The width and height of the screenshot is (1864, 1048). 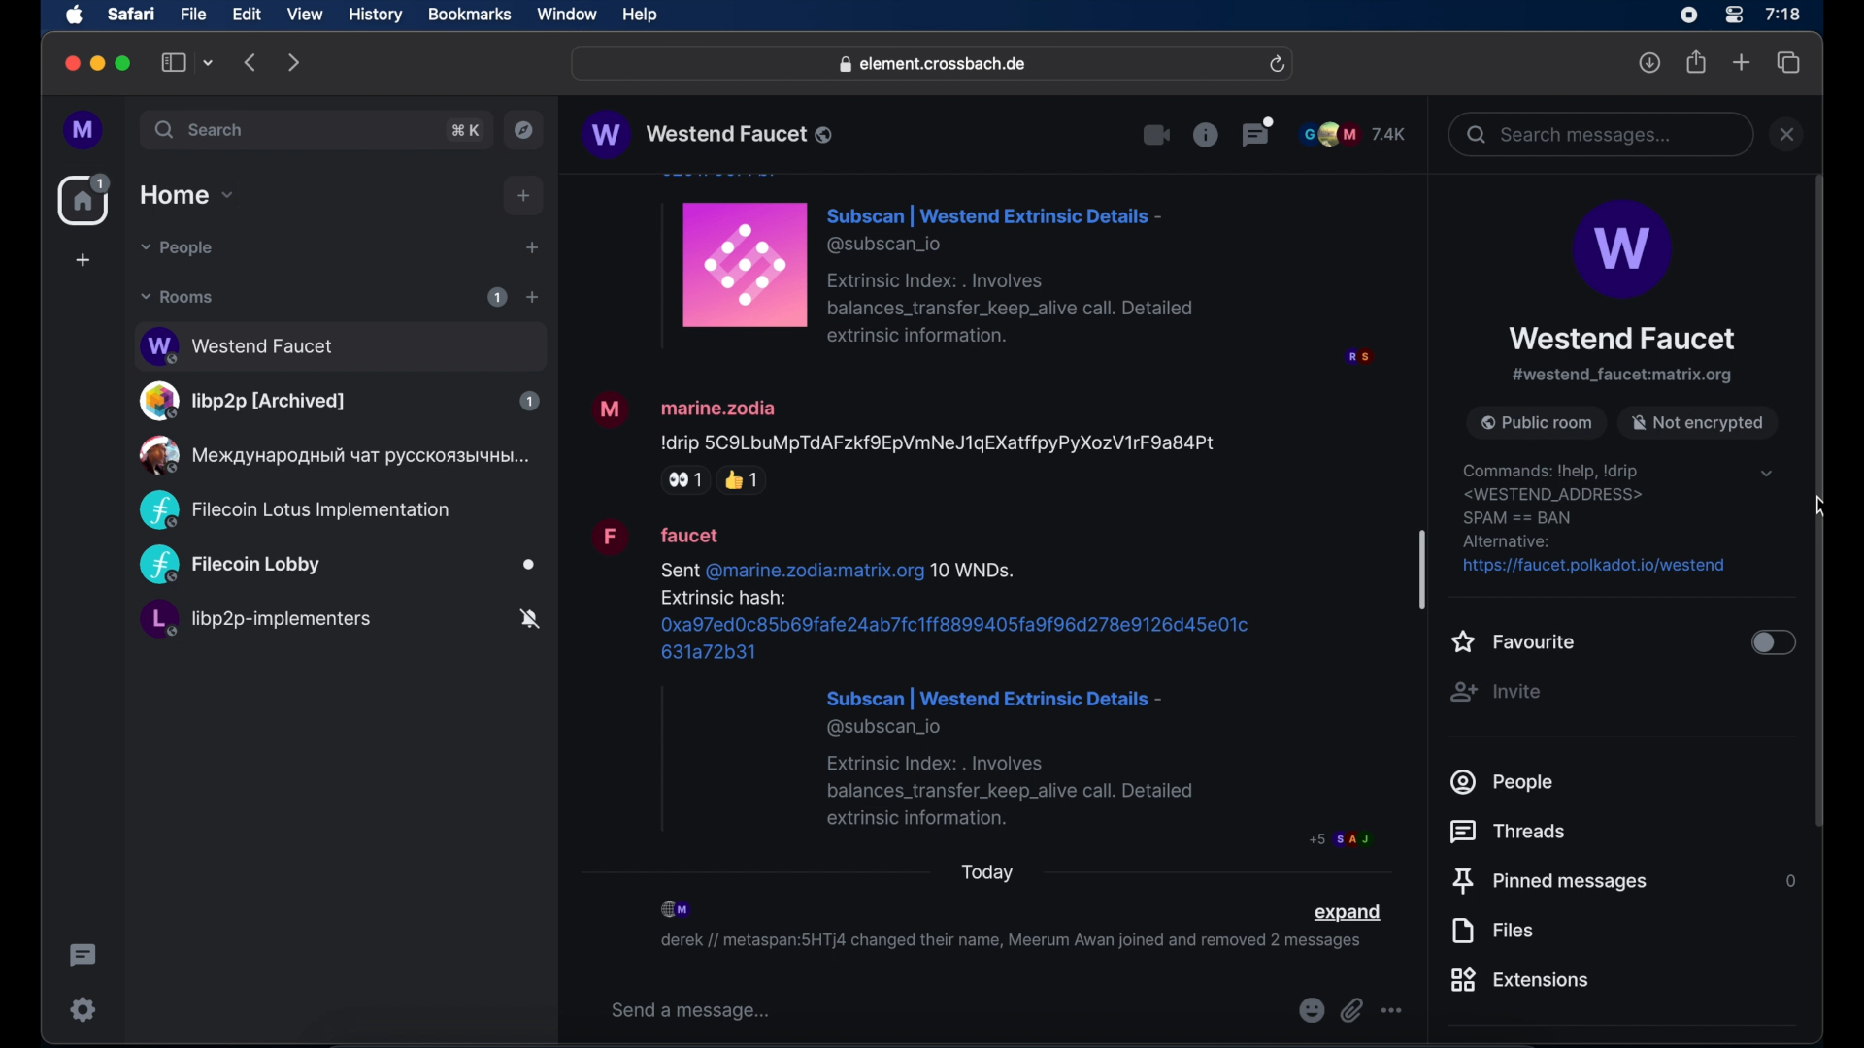 What do you see at coordinates (1622, 339) in the screenshot?
I see `public room name` at bounding box center [1622, 339].